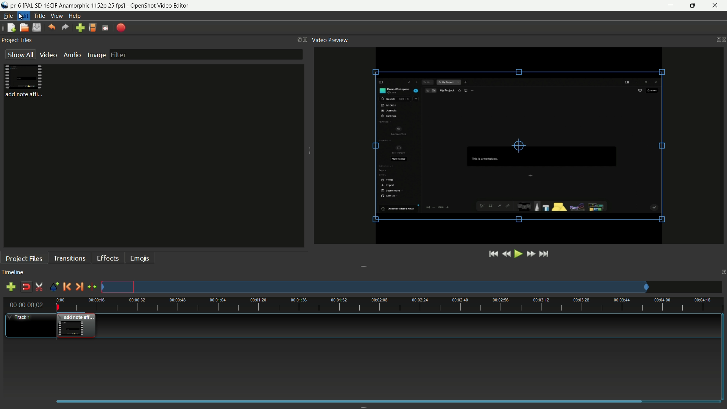  I want to click on close app, so click(716, 6).